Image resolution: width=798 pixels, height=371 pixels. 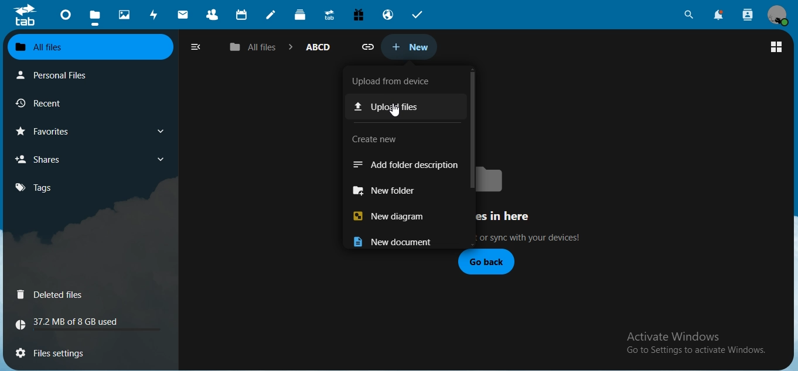 I want to click on icon, so click(x=25, y=15).